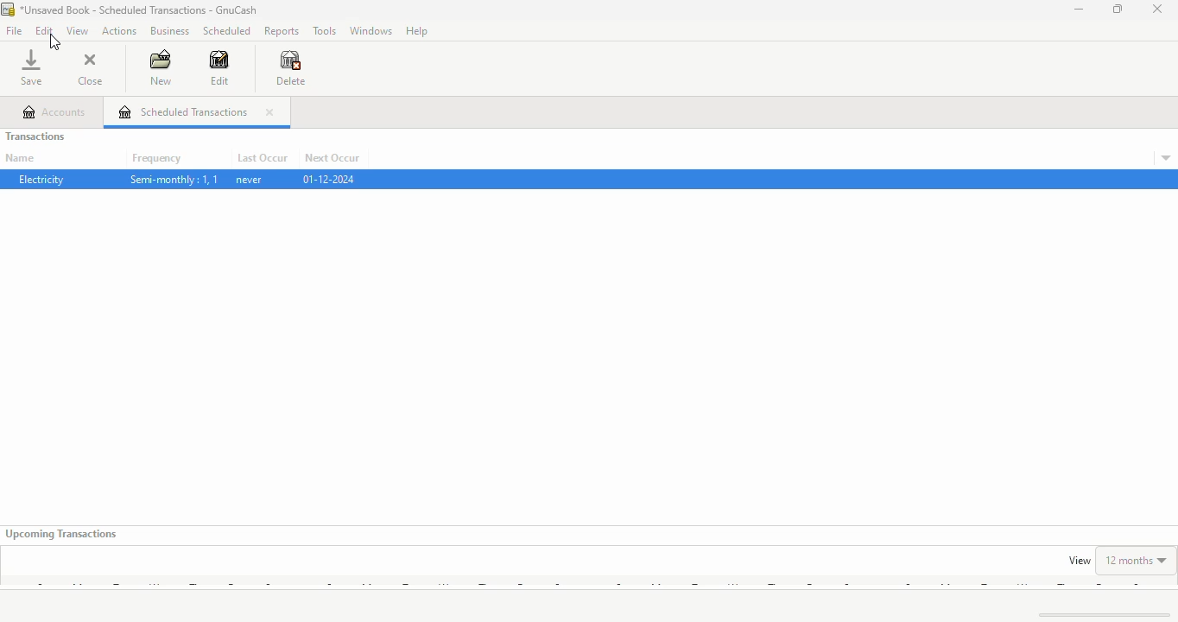 This screenshot has width=1178, height=622. What do you see at coordinates (174, 180) in the screenshot?
I see `semi-monthly: 1, 1` at bounding box center [174, 180].